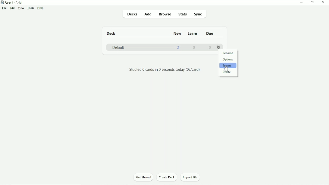 The height and width of the screenshot is (185, 329). Describe the element at coordinates (194, 48) in the screenshot. I see `0` at that location.